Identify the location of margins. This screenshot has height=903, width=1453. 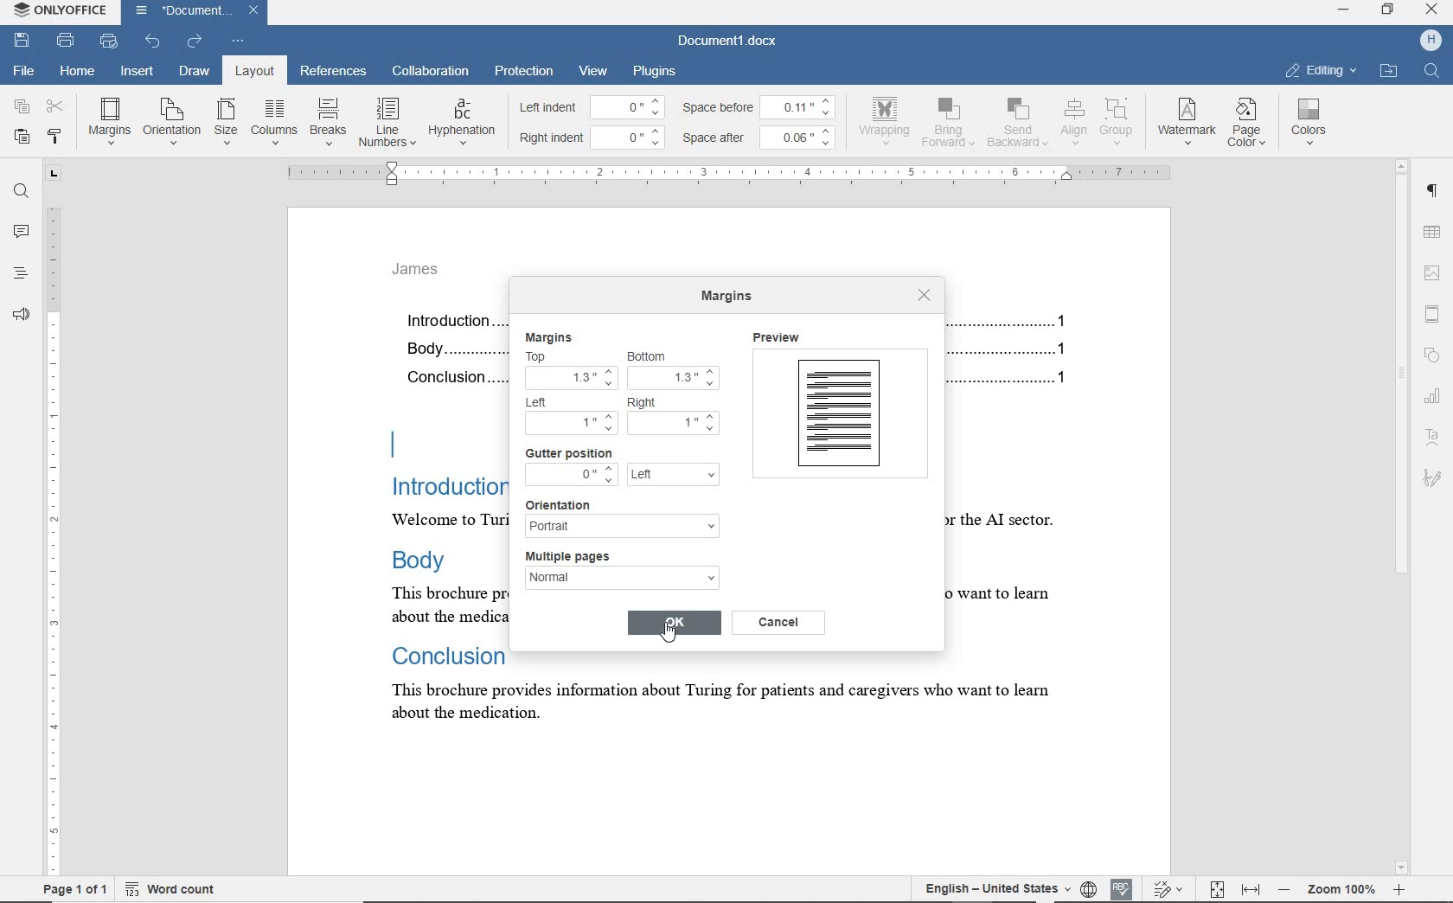
(730, 298).